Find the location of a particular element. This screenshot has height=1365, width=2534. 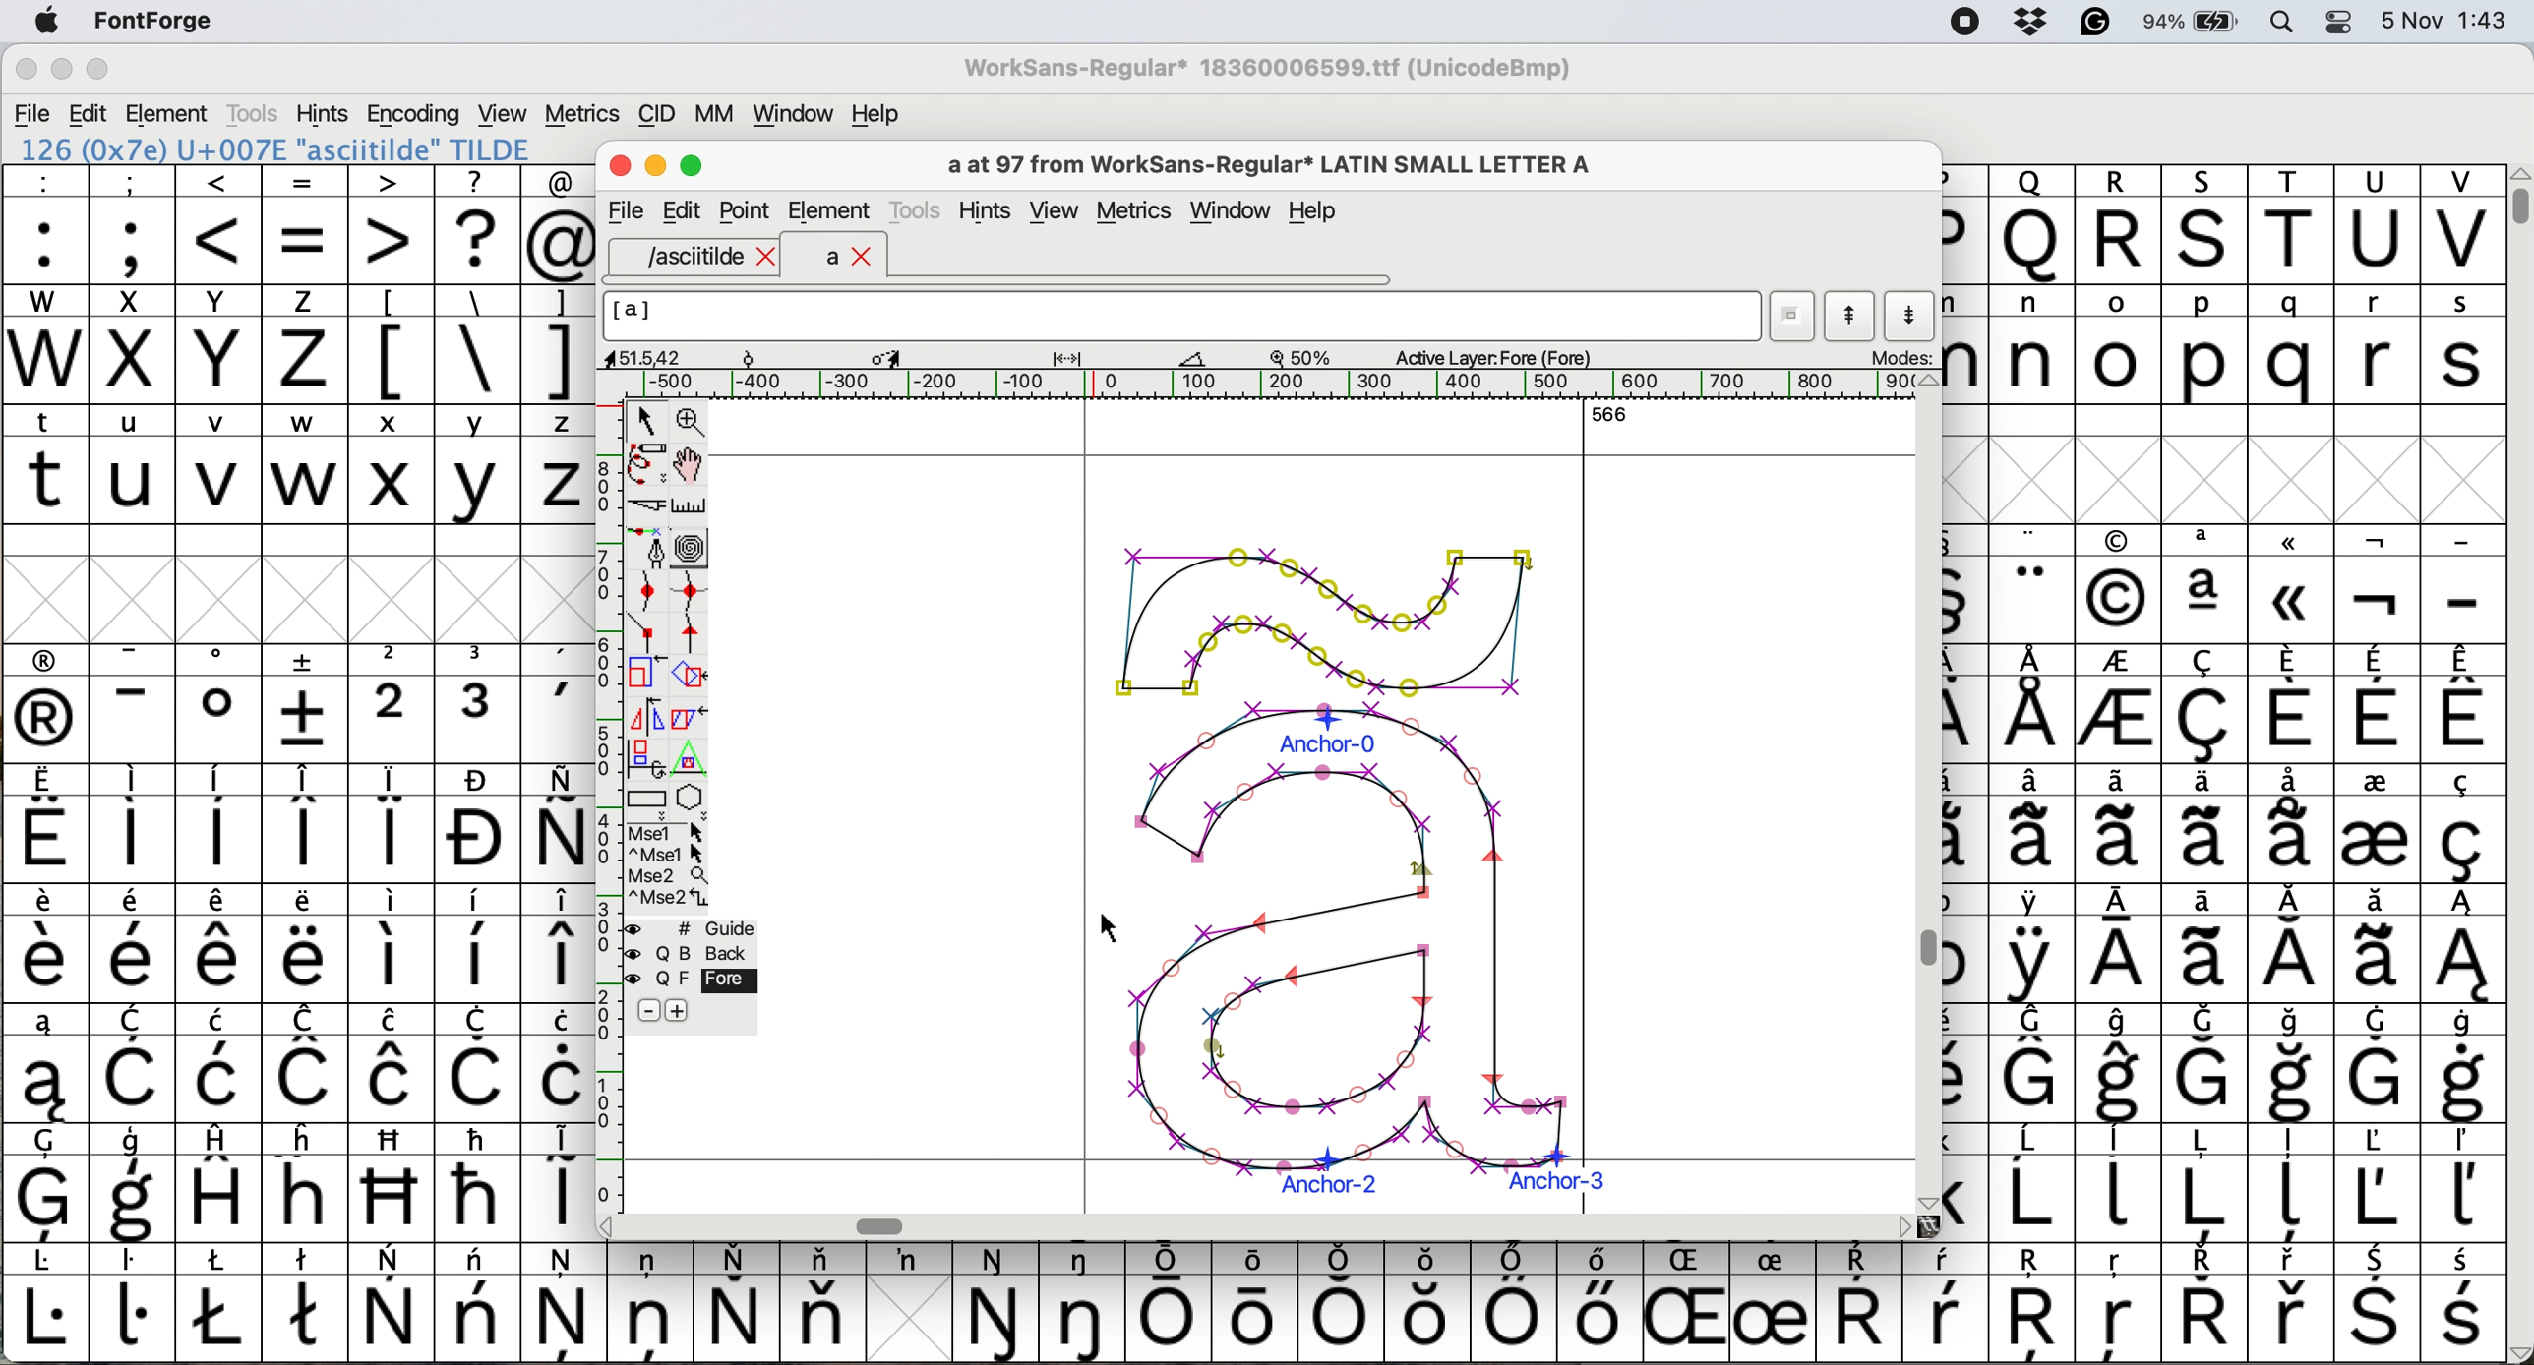

] is located at coordinates (557, 341).